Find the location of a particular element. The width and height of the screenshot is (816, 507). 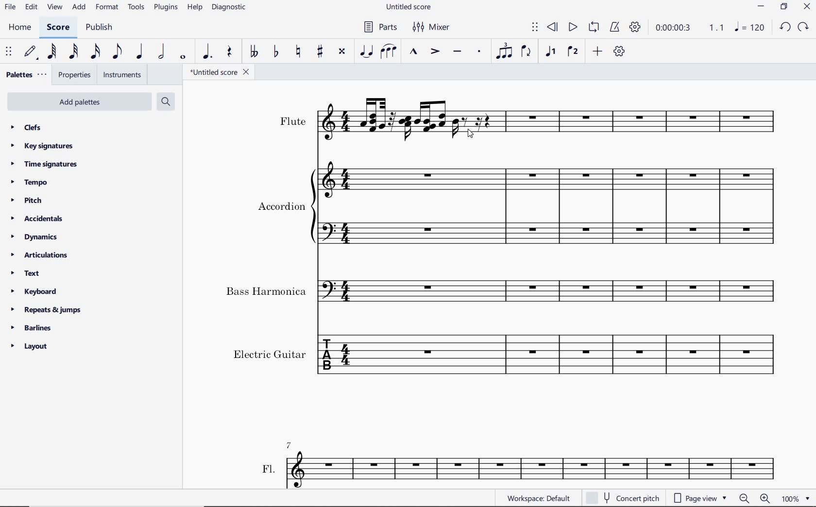

FL is located at coordinates (534, 469).